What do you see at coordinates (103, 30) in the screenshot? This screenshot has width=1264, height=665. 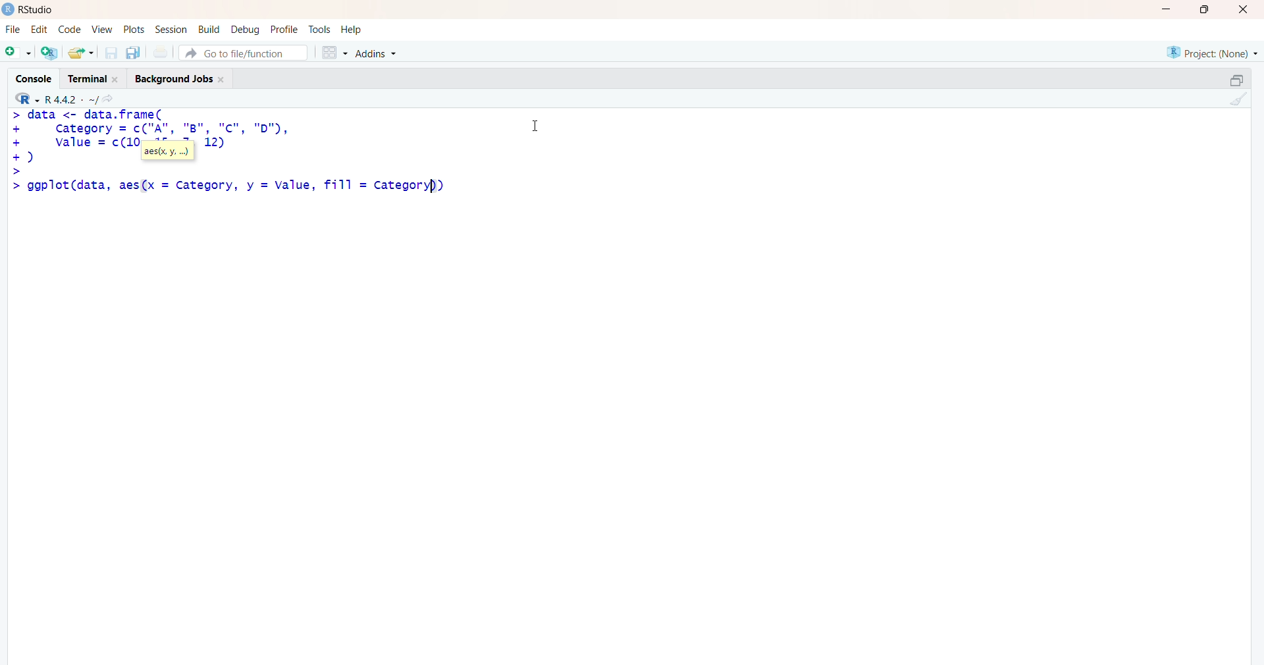 I see `View` at bounding box center [103, 30].